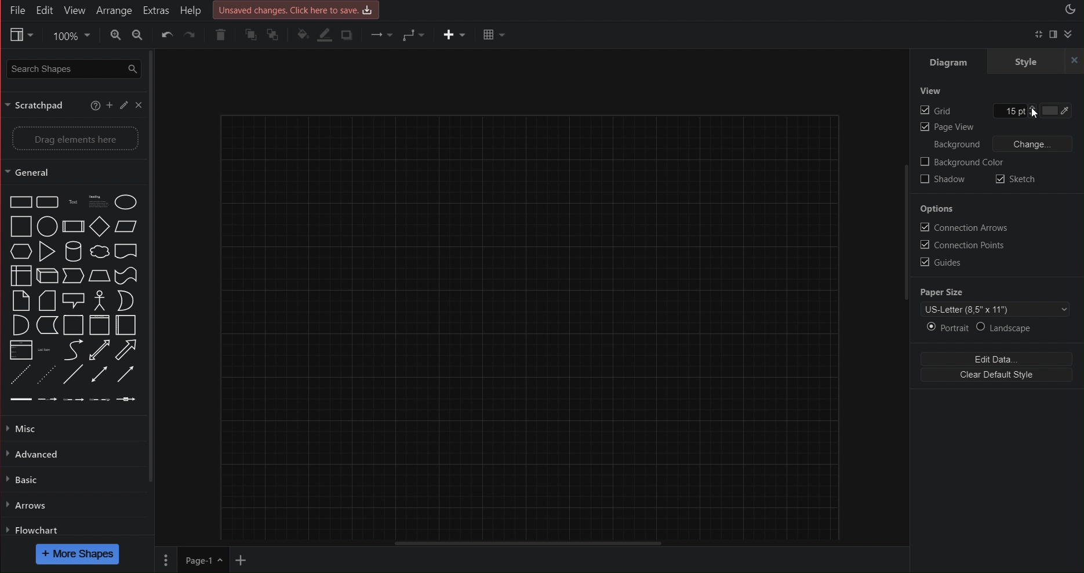  Describe the element at coordinates (325, 34) in the screenshot. I see `Line Color` at that location.